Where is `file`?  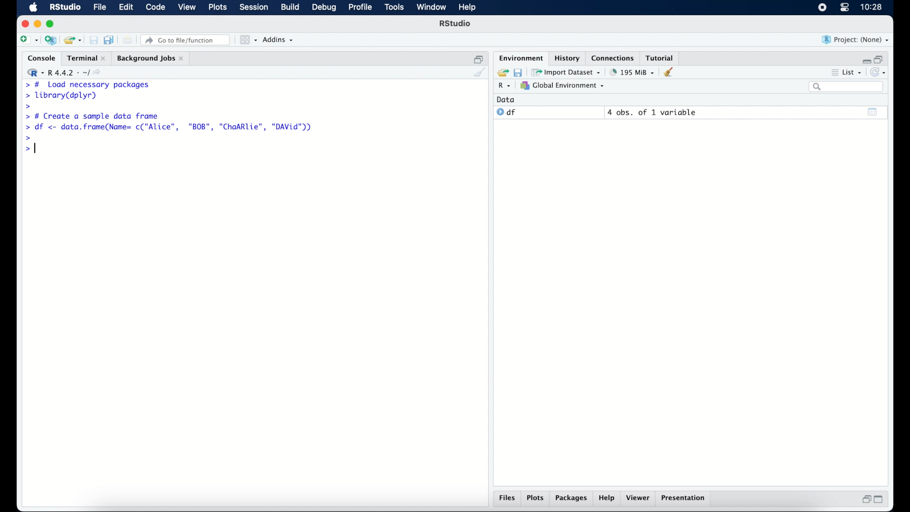 file is located at coordinates (99, 8).